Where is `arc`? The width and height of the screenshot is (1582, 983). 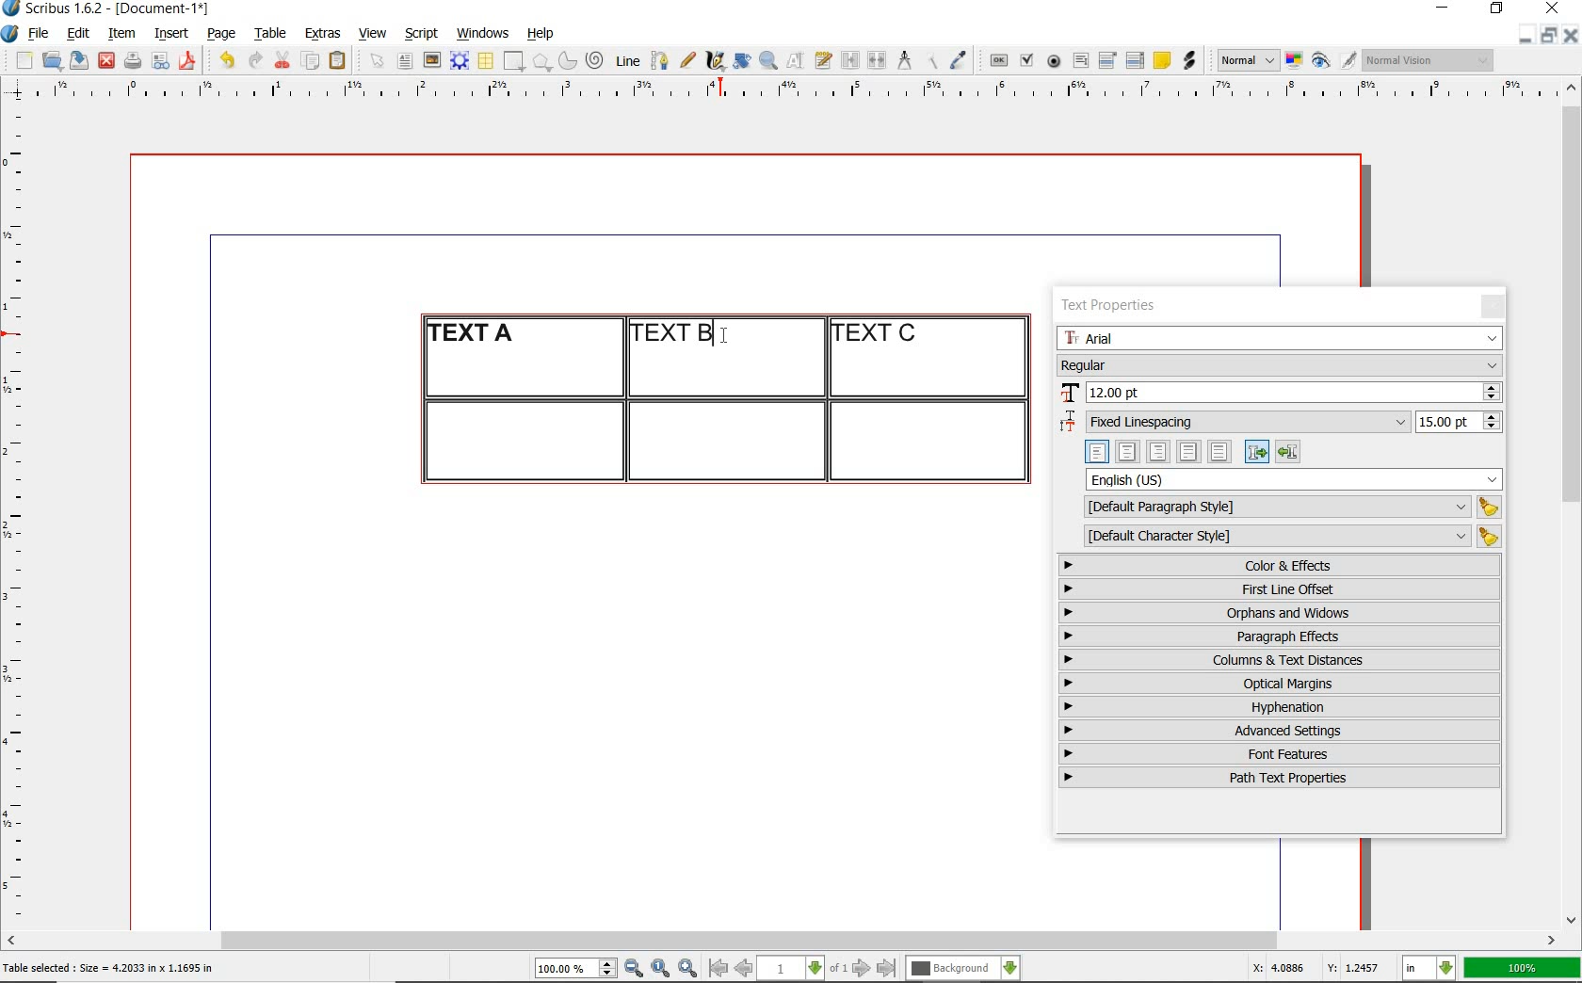
arc is located at coordinates (567, 60).